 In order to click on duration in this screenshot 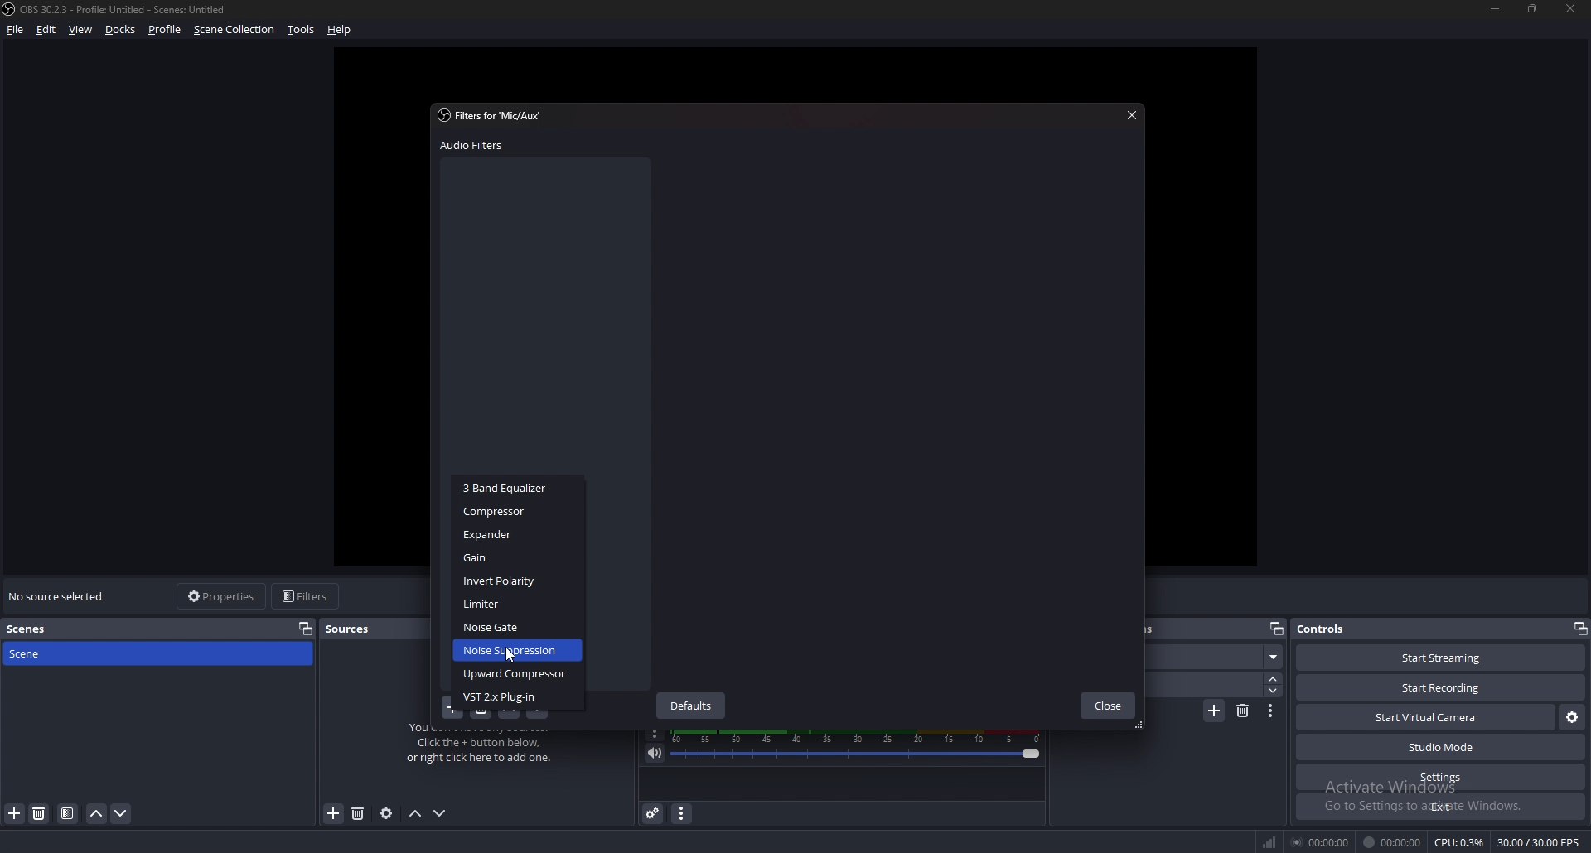, I will do `click(1205, 686)`.